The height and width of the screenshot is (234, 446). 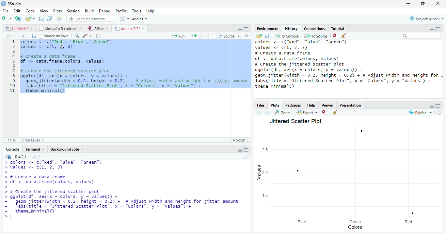 I want to click on Show in new window, so click(x=24, y=36).